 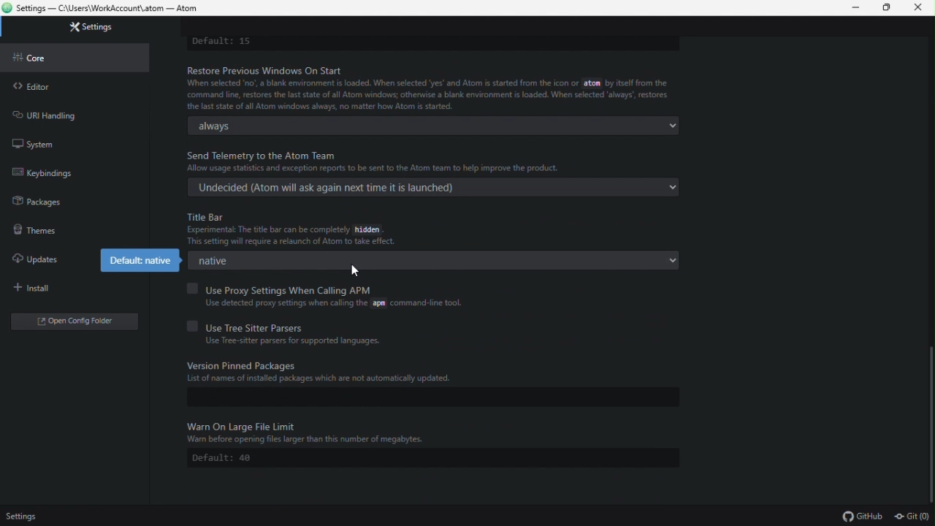 I want to click on updates, so click(x=42, y=256).